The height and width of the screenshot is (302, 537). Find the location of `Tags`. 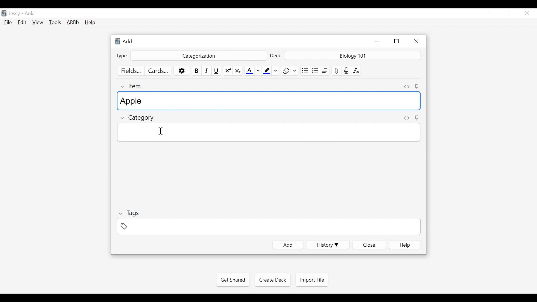

Tags is located at coordinates (129, 214).